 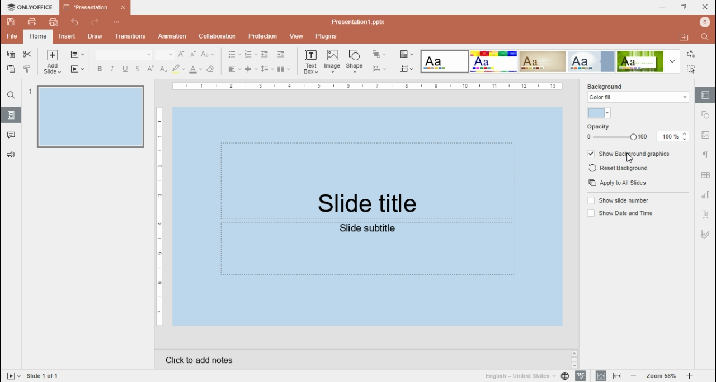 I want to click on increase indent, so click(x=280, y=55).